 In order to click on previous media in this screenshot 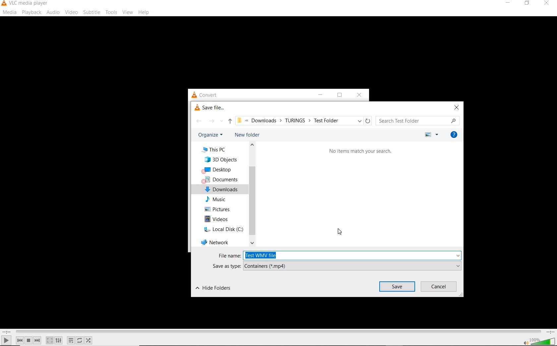, I will do `click(20, 340)`.